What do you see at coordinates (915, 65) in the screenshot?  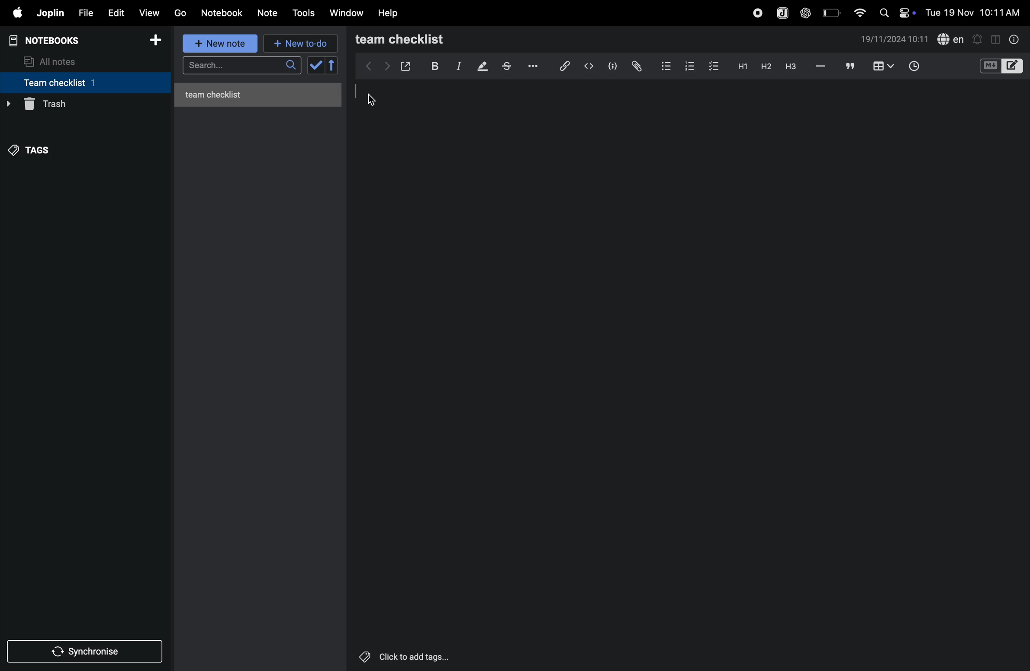 I see `time` at bounding box center [915, 65].